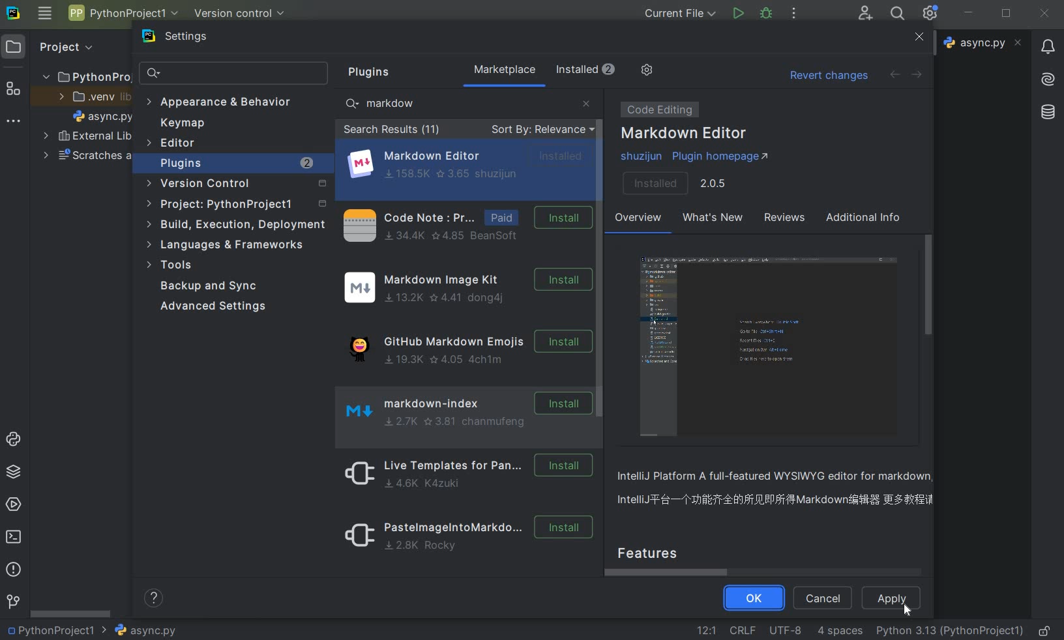  Describe the element at coordinates (908, 611) in the screenshot. I see `cursor` at that location.